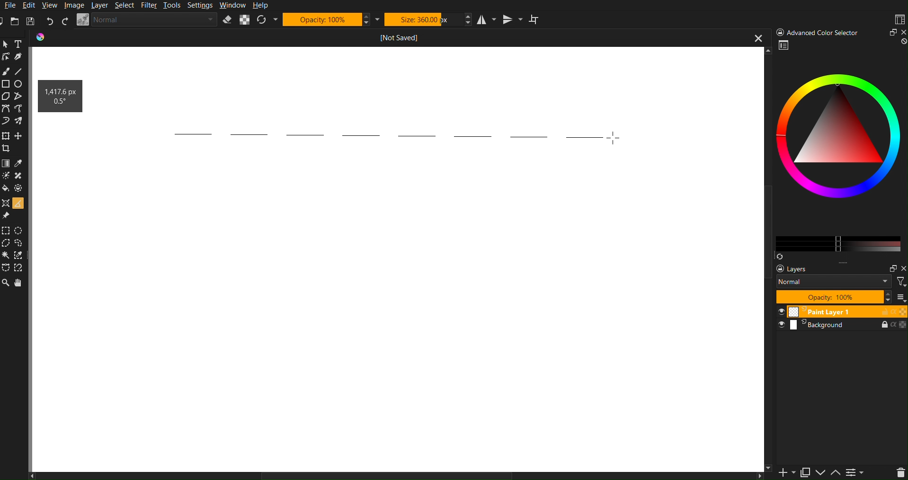 Image resolution: width=908 pixels, height=480 pixels. I want to click on Save, so click(29, 21).